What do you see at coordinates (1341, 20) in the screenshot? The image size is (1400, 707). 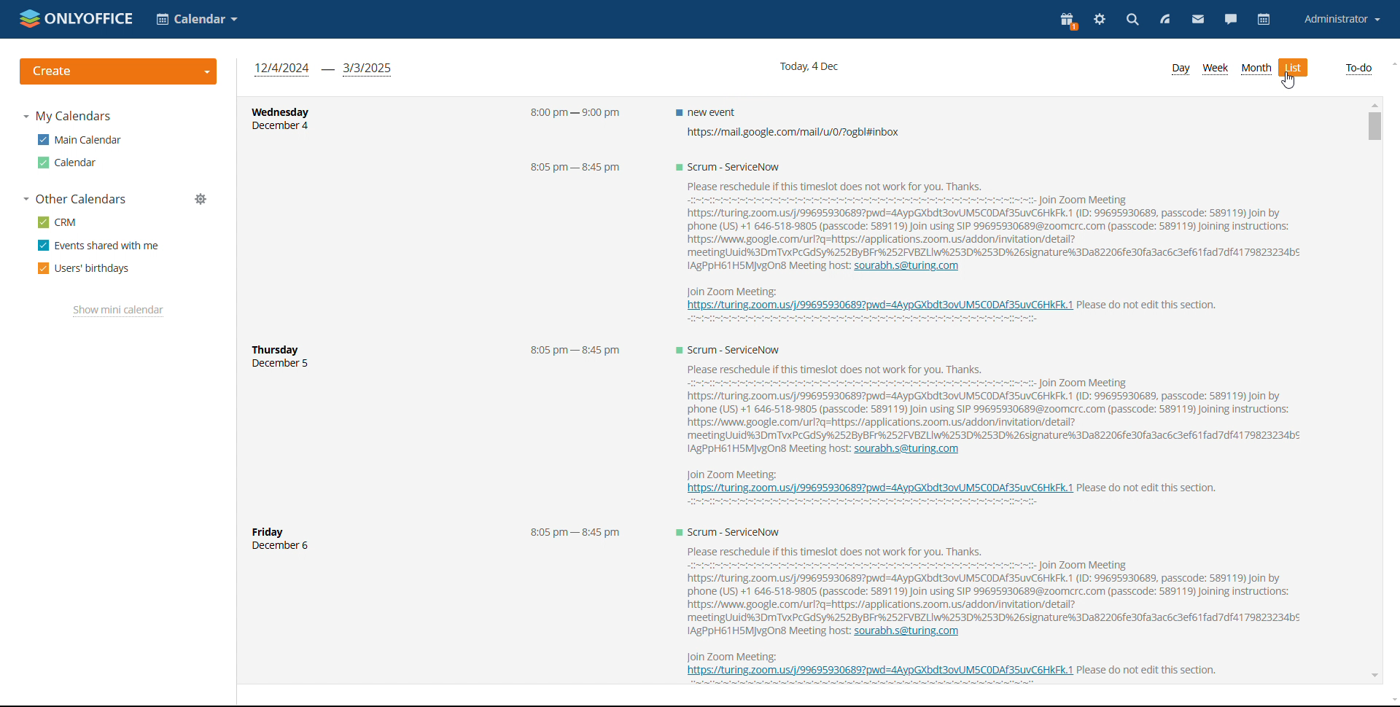 I see `account` at bounding box center [1341, 20].